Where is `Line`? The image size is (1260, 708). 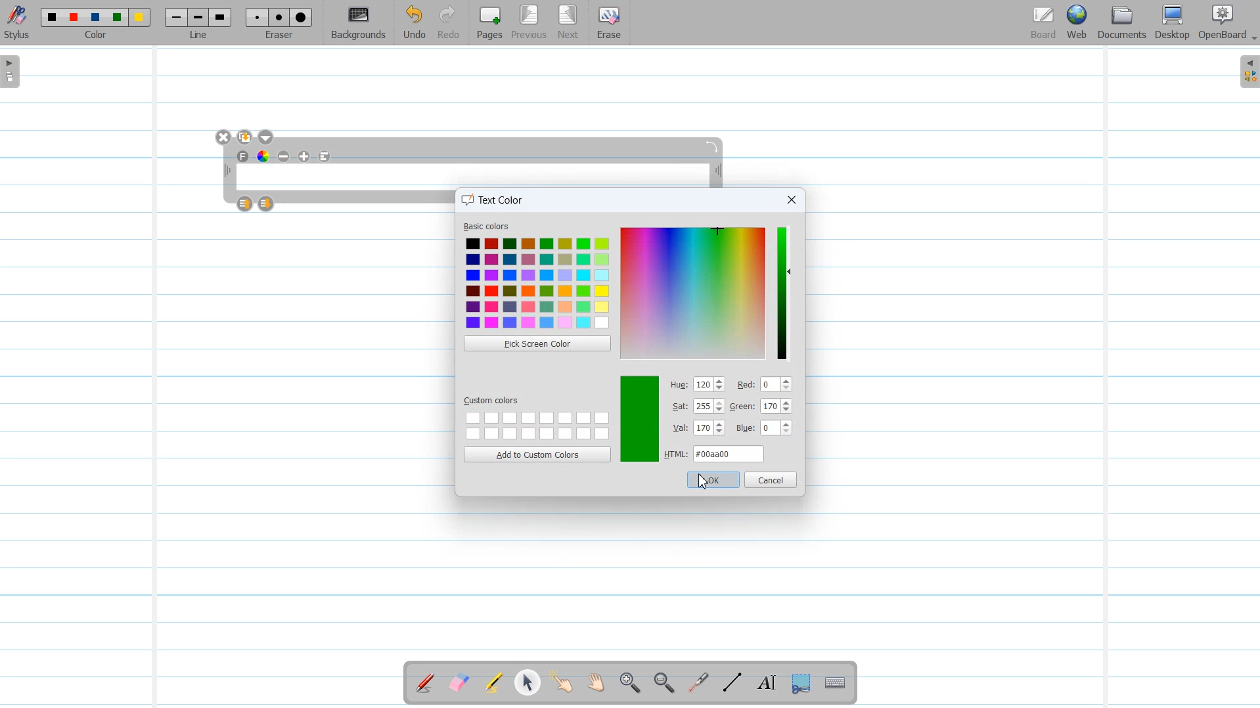
Line is located at coordinates (200, 22).